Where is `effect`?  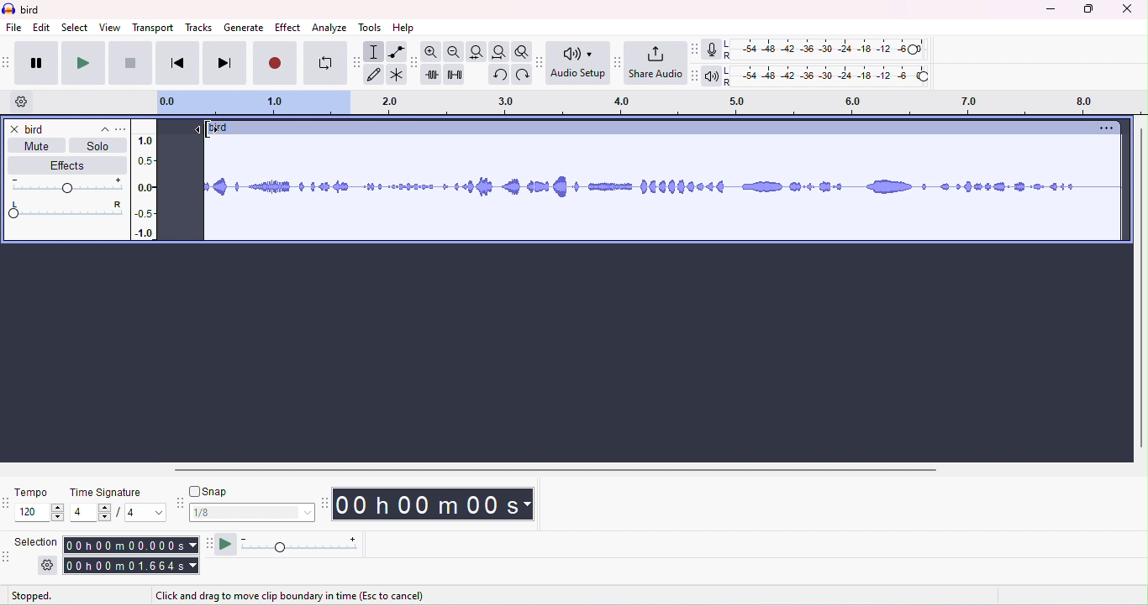 effect is located at coordinates (287, 27).